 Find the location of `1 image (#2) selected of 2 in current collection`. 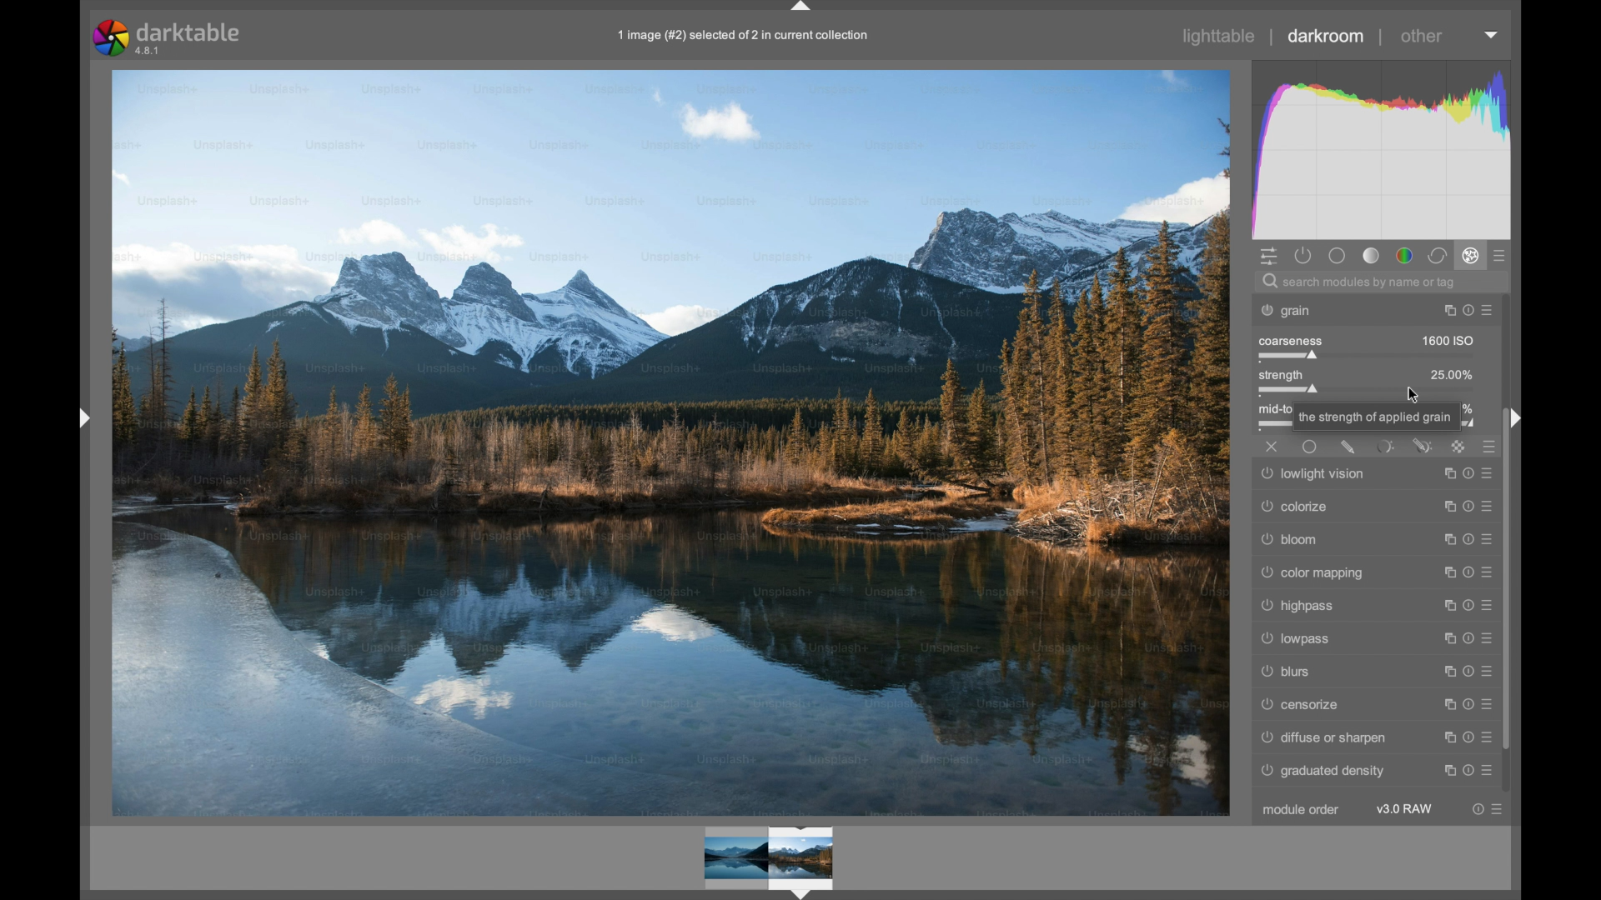

1 image (#2) selected of 2 in current collection is located at coordinates (750, 41).